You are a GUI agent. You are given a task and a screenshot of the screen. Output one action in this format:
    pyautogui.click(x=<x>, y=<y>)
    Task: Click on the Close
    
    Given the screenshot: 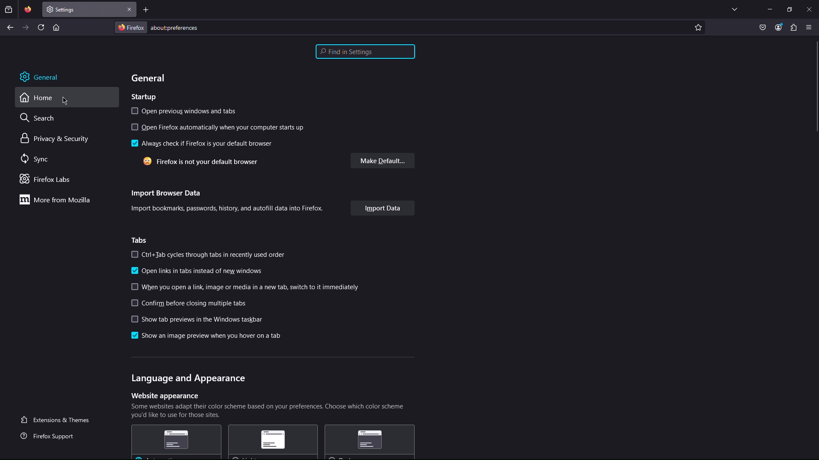 What is the action you would take?
    pyautogui.click(x=809, y=9)
    